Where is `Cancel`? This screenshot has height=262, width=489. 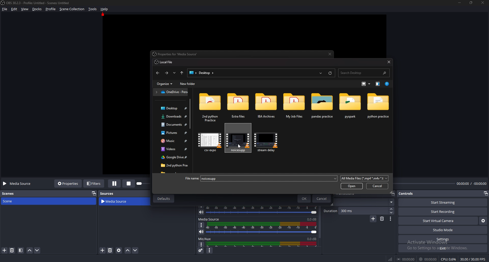 Cancel is located at coordinates (322, 199).